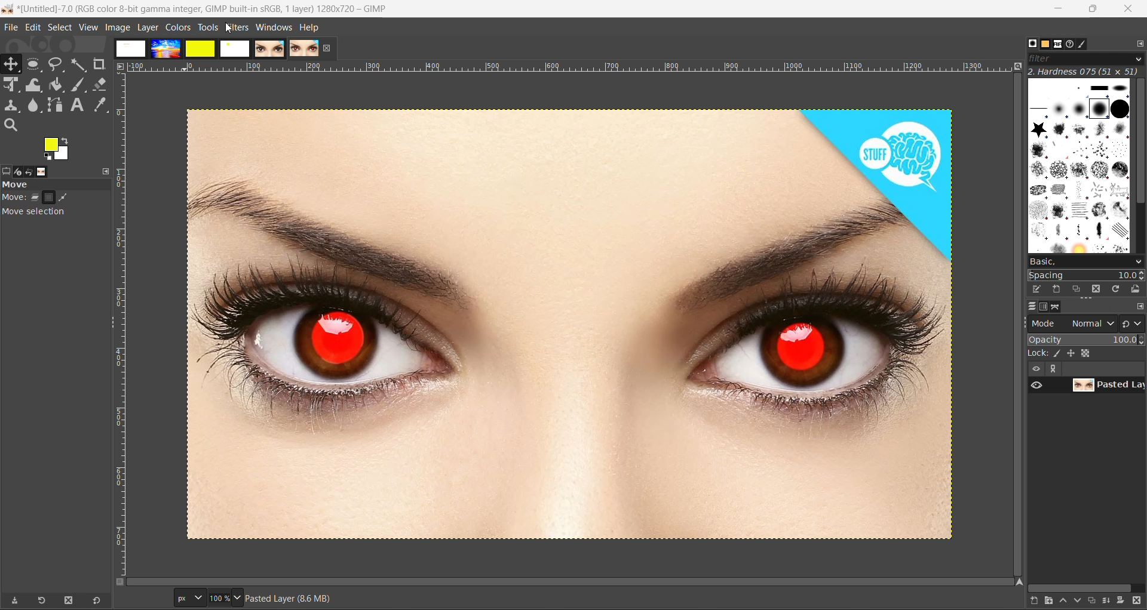  What do you see at coordinates (58, 149) in the screenshot?
I see `active foreground and background color` at bounding box center [58, 149].